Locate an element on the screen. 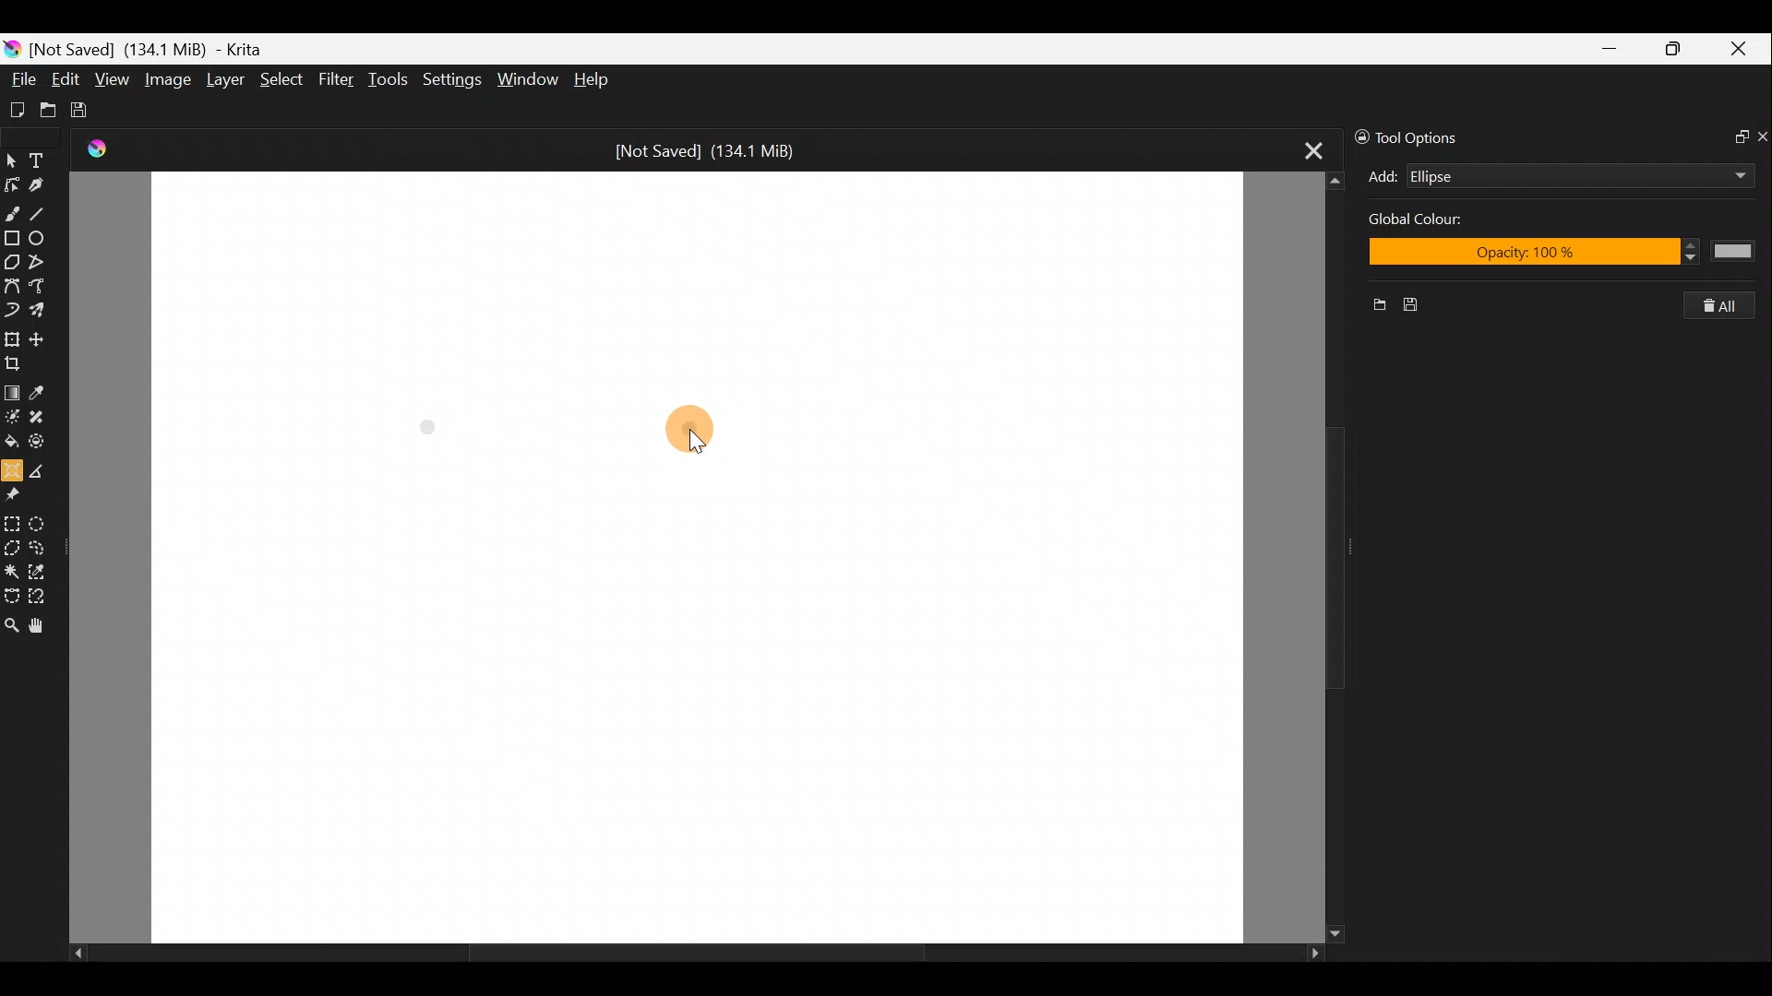  Help is located at coordinates (593, 80).